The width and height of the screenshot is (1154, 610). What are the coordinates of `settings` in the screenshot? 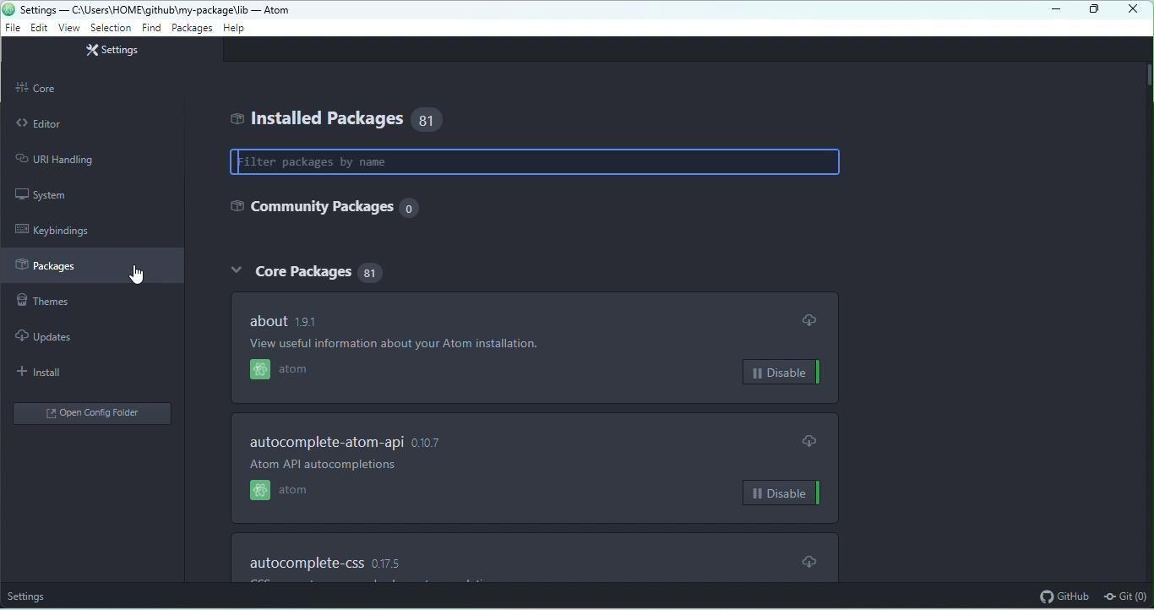 It's located at (111, 52).